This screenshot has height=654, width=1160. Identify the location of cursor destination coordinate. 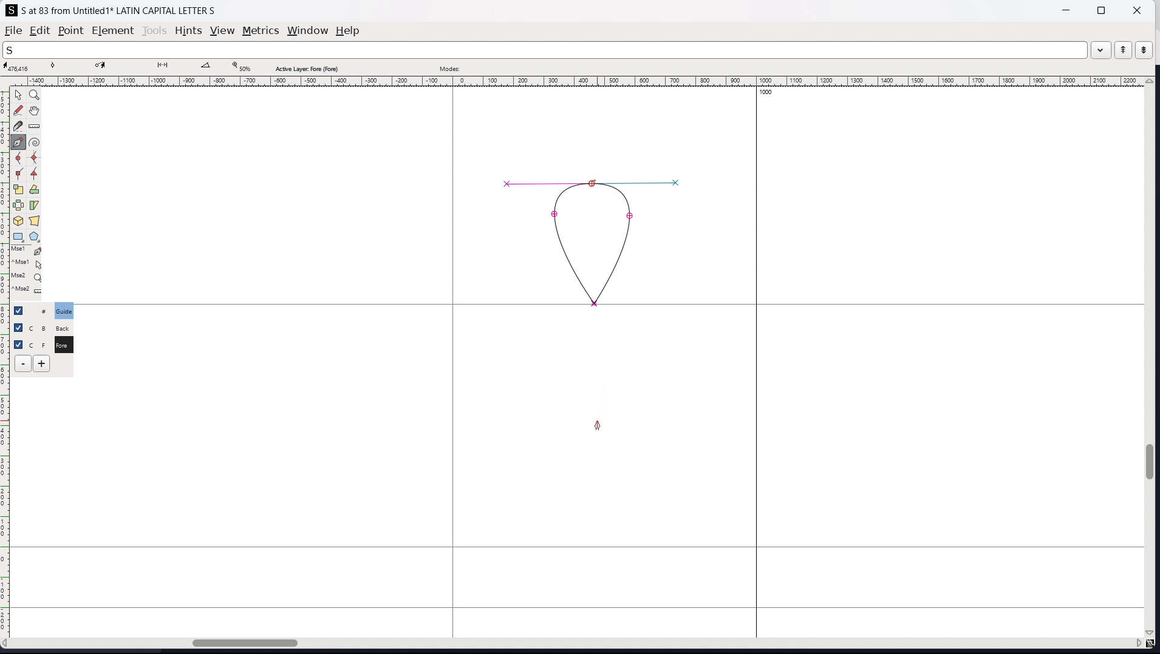
(115, 67).